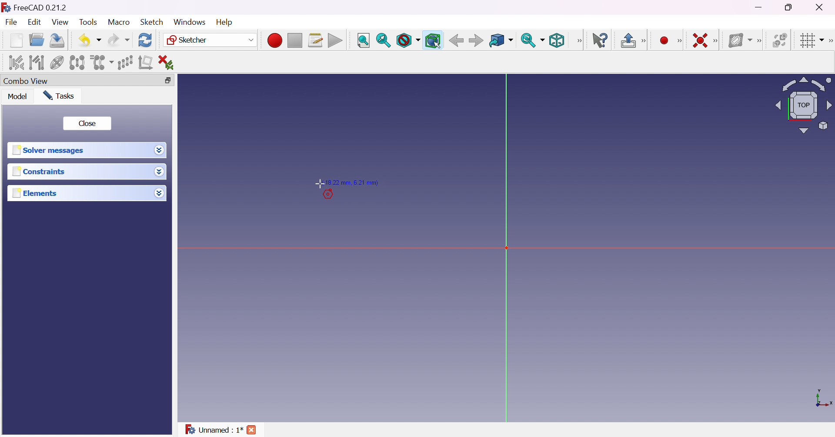 This screenshot has width=835, height=437. I want to click on Close, so click(87, 124).